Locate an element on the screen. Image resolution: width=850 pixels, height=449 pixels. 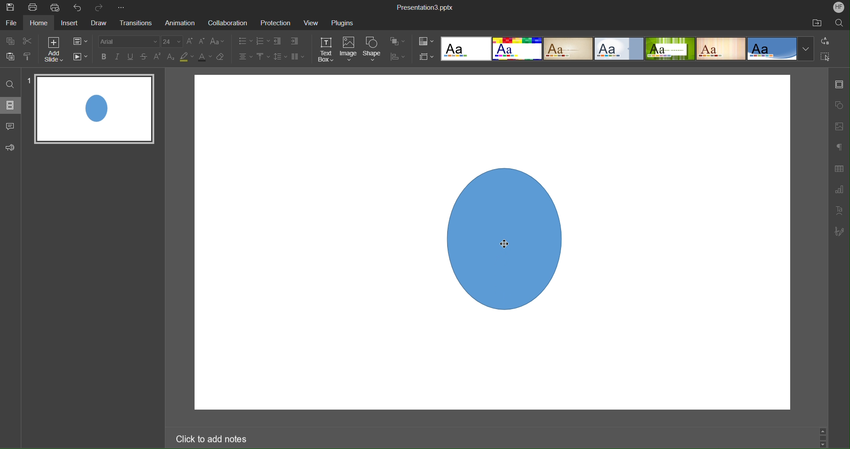
View is located at coordinates (312, 23).